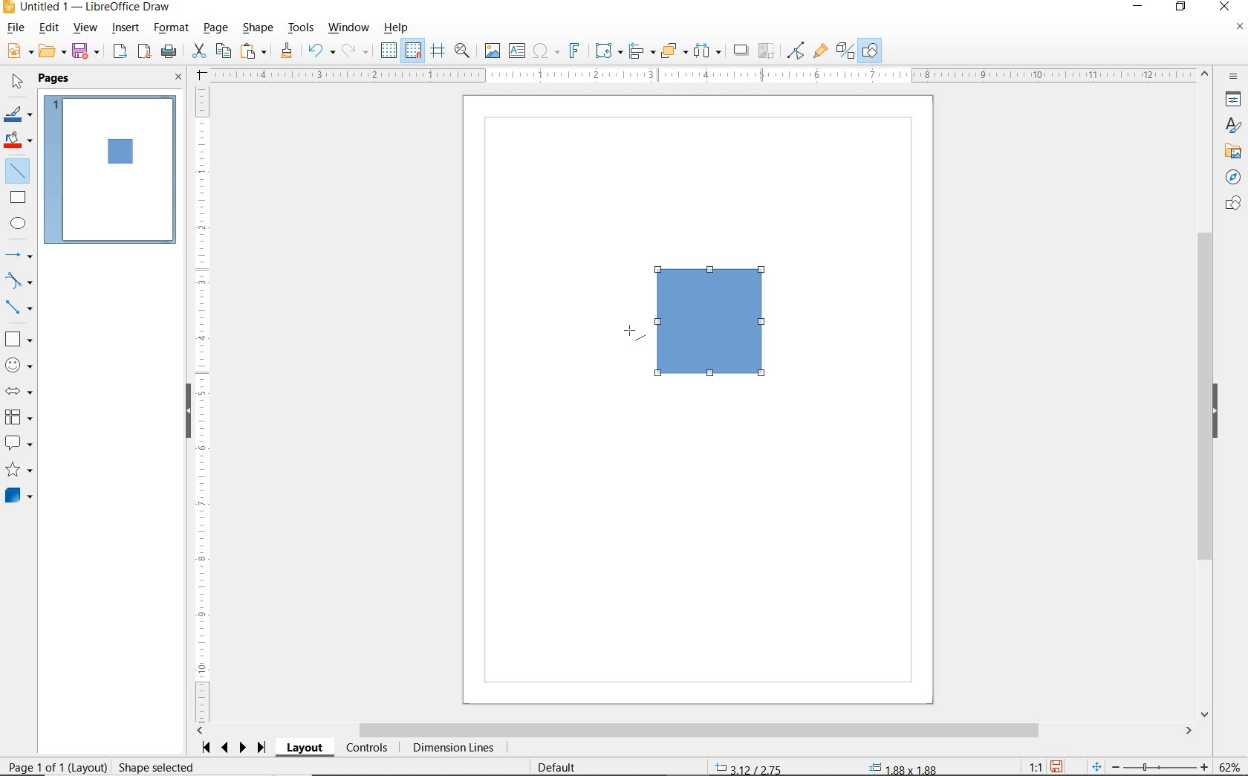  What do you see at coordinates (516, 51) in the screenshot?
I see `INSERT TEXT BOX` at bounding box center [516, 51].